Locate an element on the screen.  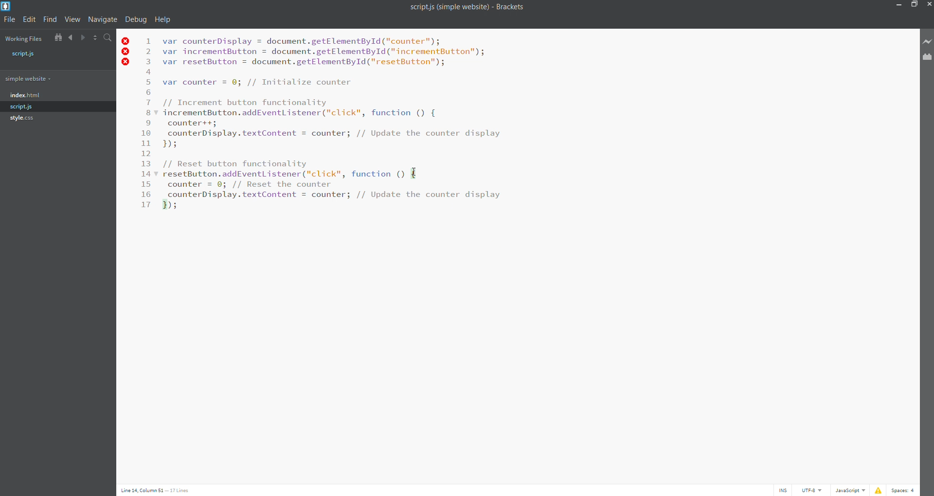
help is located at coordinates (164, 19).